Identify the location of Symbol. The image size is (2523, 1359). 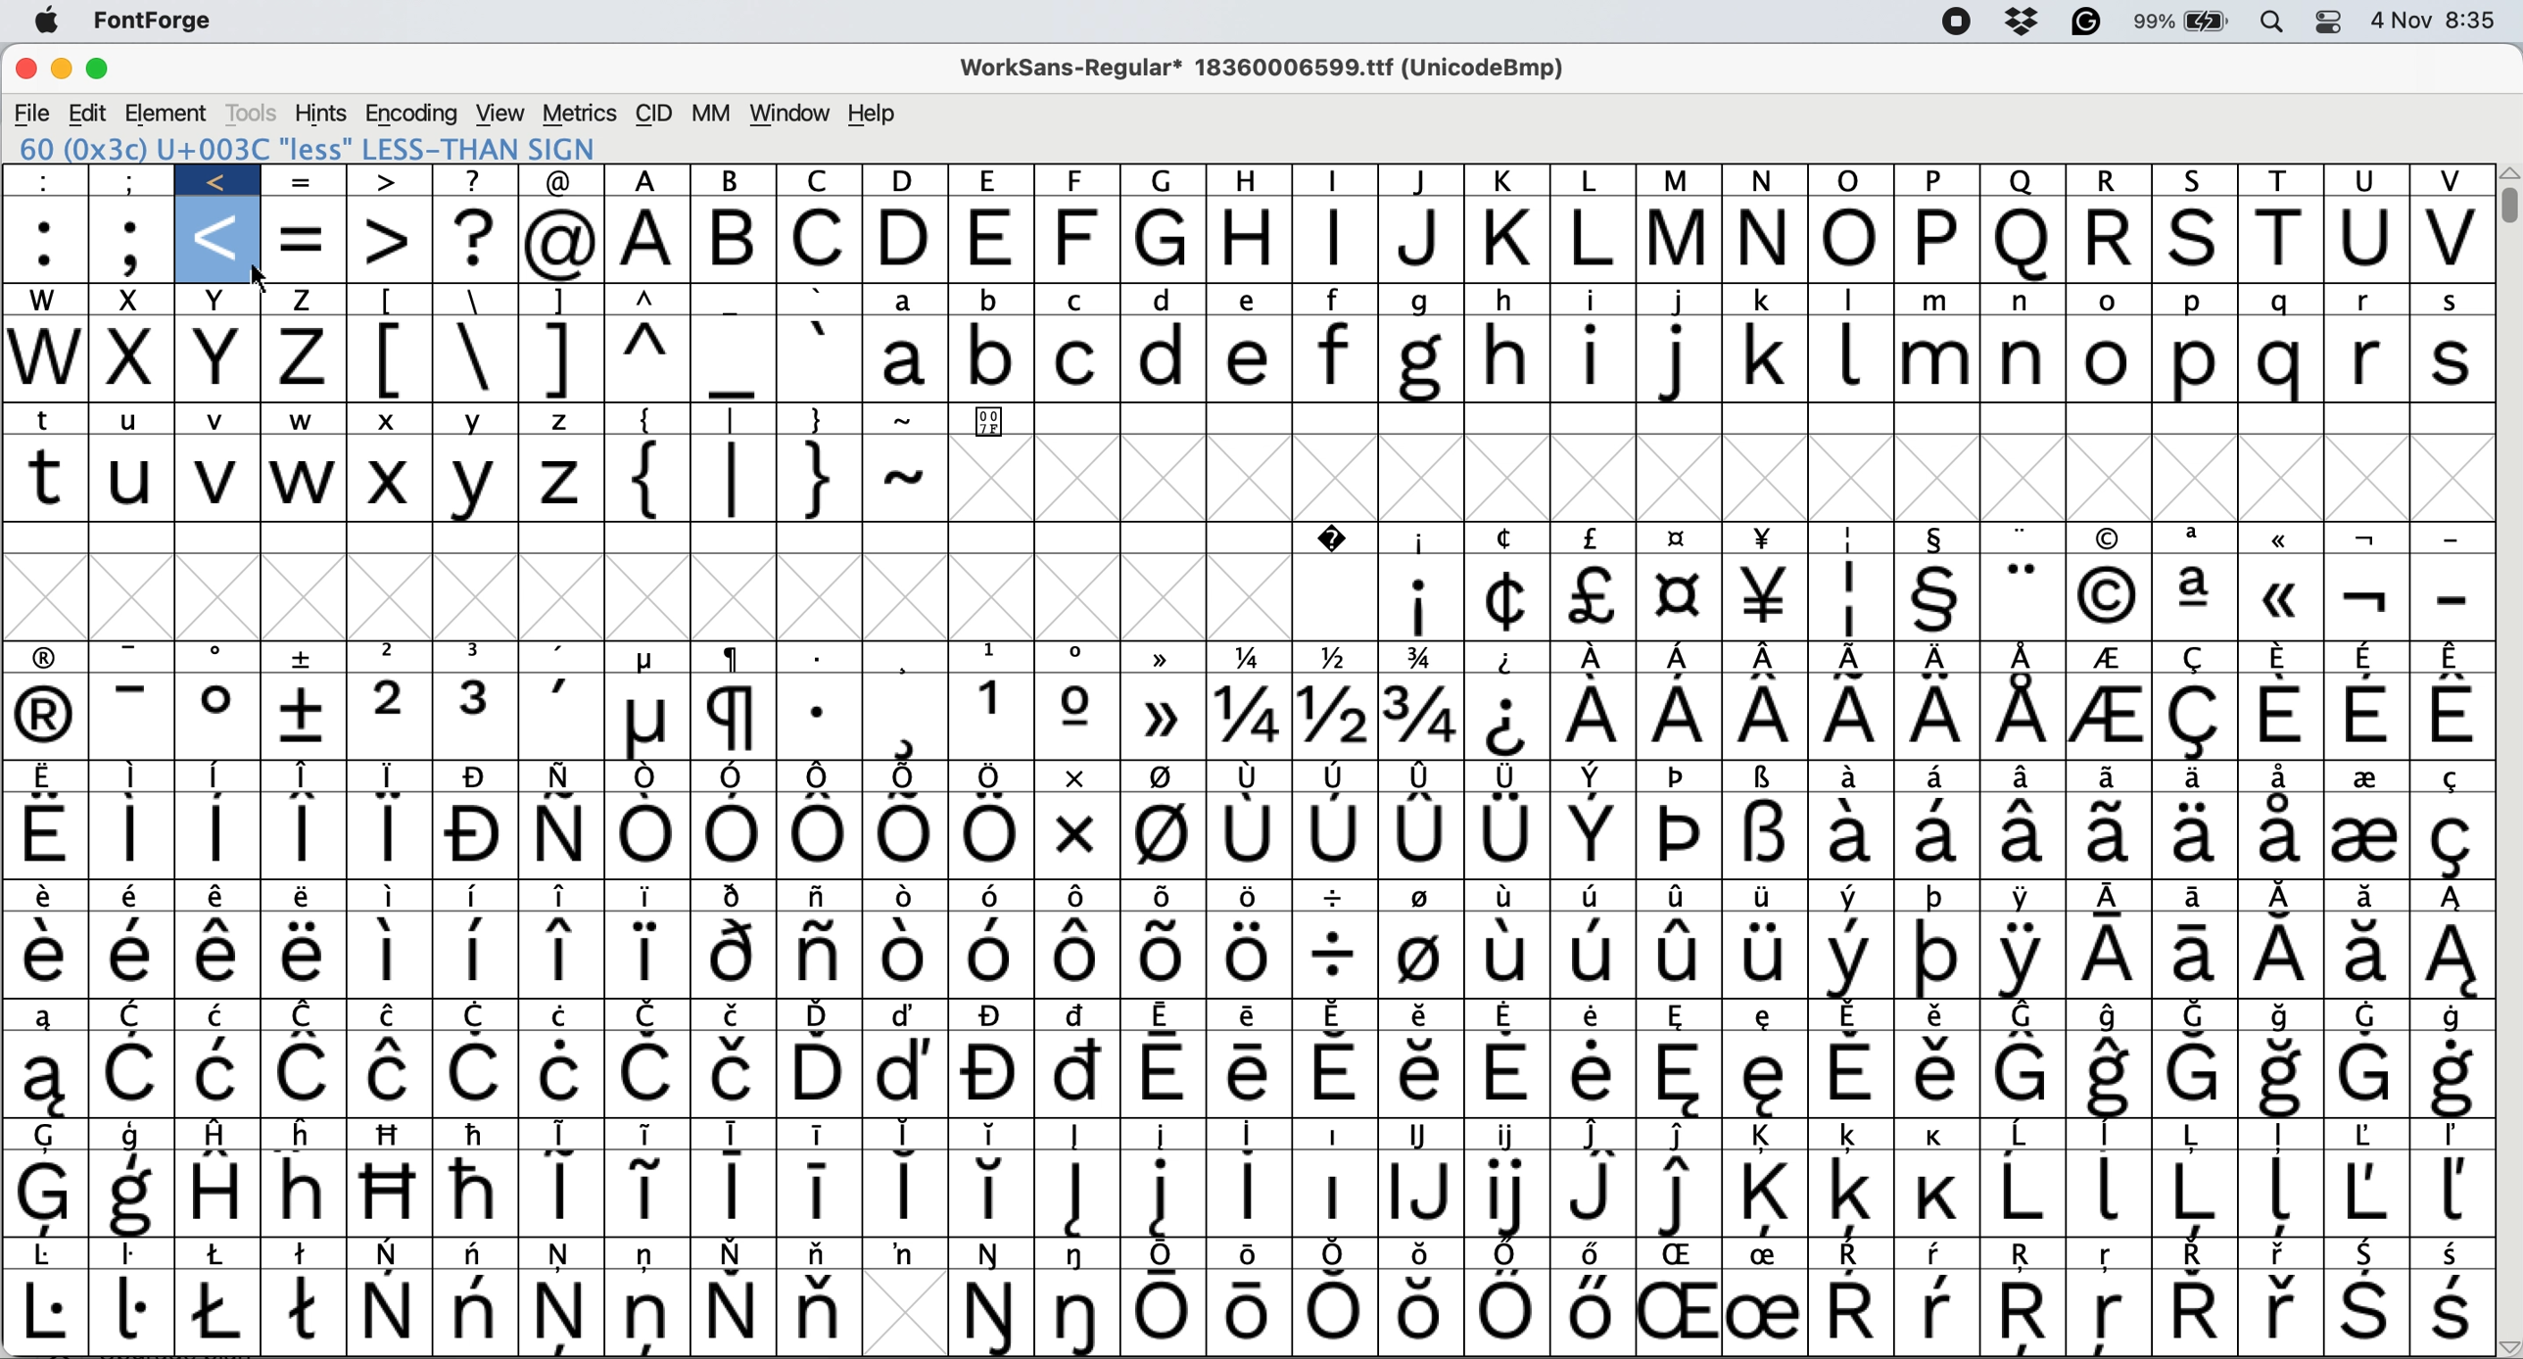
(2196, 1074).